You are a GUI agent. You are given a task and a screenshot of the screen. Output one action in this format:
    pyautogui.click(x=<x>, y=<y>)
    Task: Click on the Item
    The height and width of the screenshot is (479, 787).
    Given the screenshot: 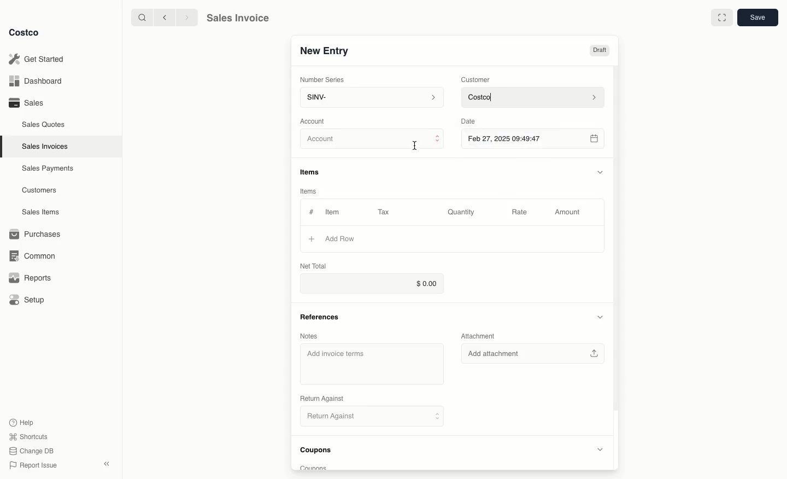 What is the action you would take?
    pyautogui.click(x=333, y=212)
    